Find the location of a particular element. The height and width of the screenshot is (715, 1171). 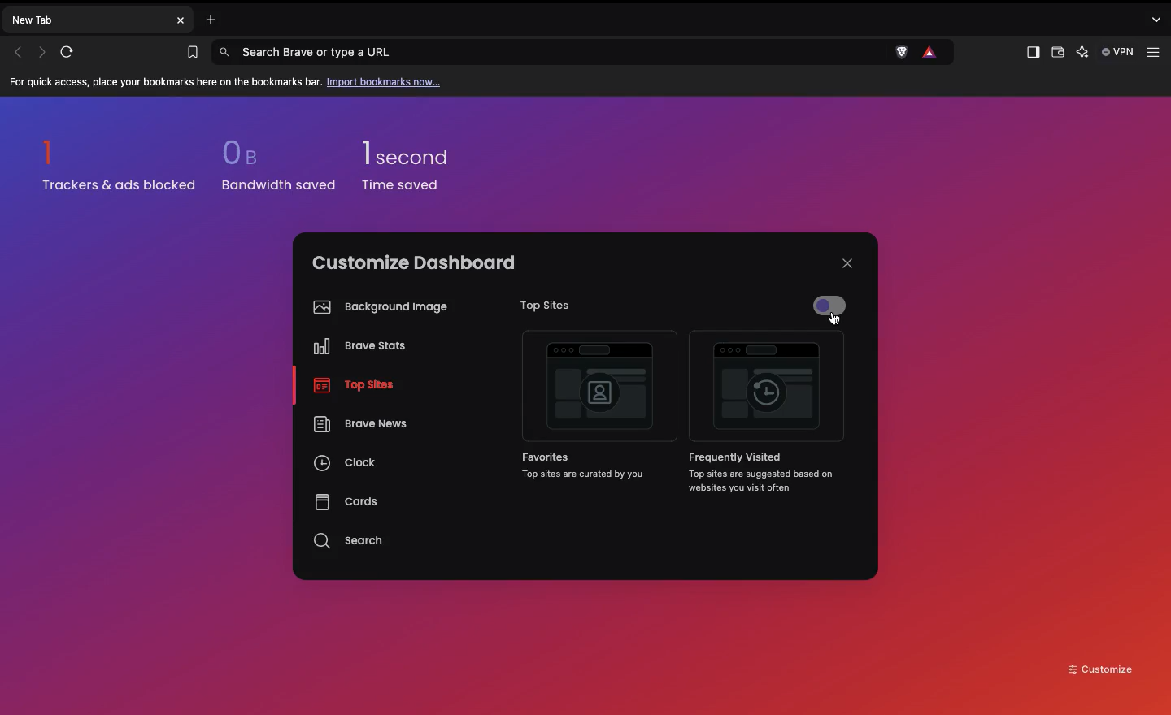

Clock is located at coordinates (346, 466).